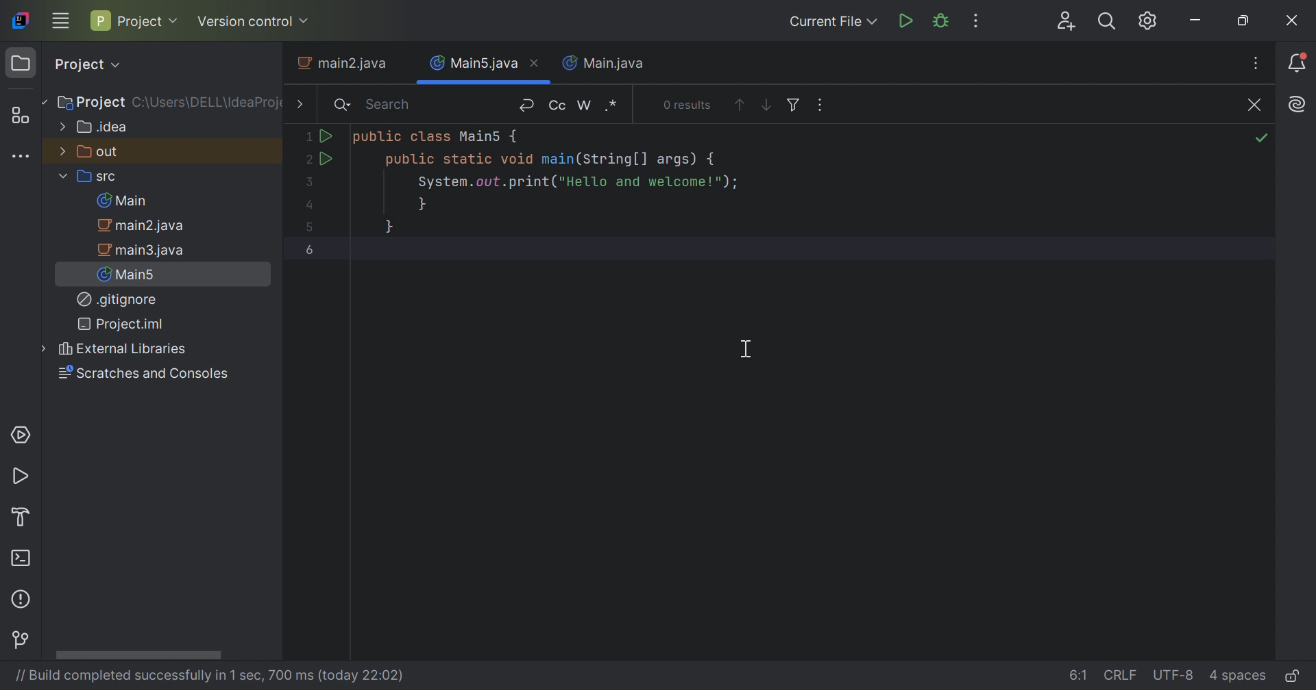  What do you see at coordinates (27, 515) in the screenshot?
I see `Build` at bounding box center [27, 515].